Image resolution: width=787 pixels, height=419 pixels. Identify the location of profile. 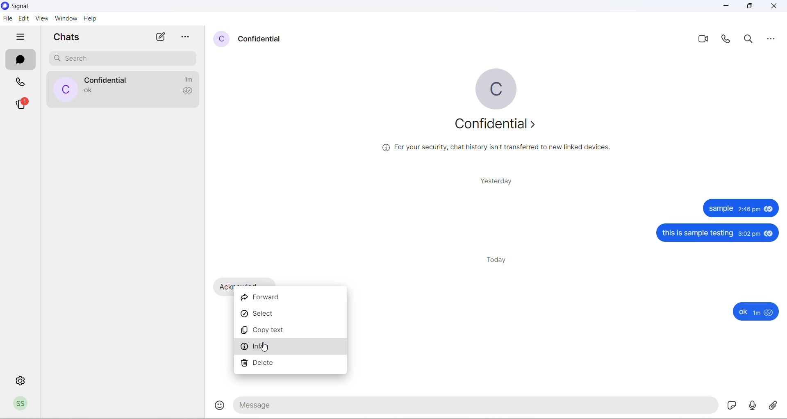
(21, 404).